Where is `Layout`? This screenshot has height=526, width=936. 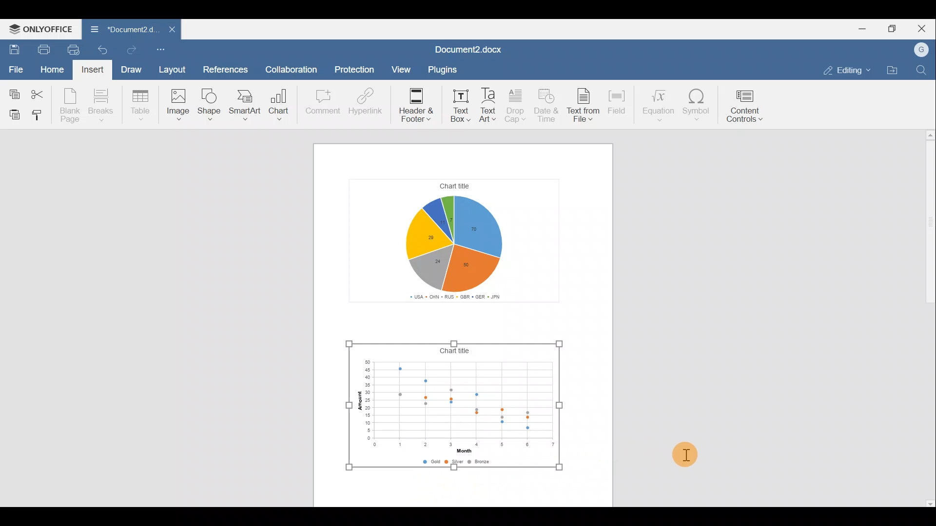
Layout is located at coordinates (174, 72).